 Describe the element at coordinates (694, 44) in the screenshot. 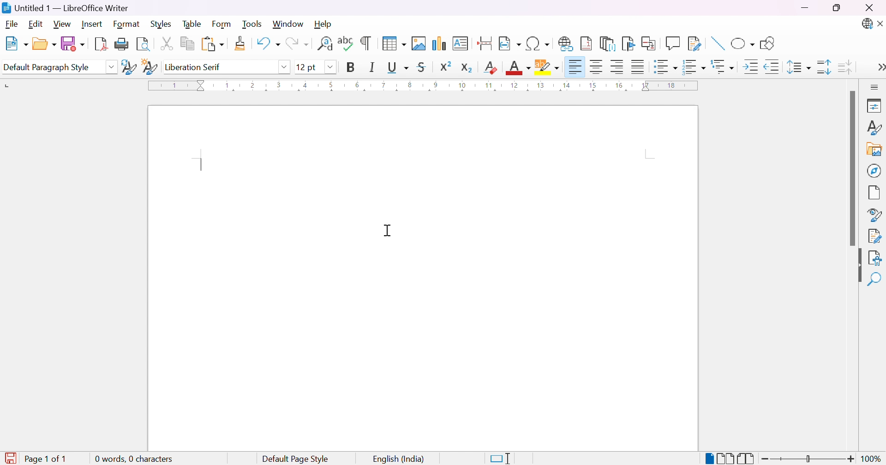

I see `Show track changes functions` at that location.